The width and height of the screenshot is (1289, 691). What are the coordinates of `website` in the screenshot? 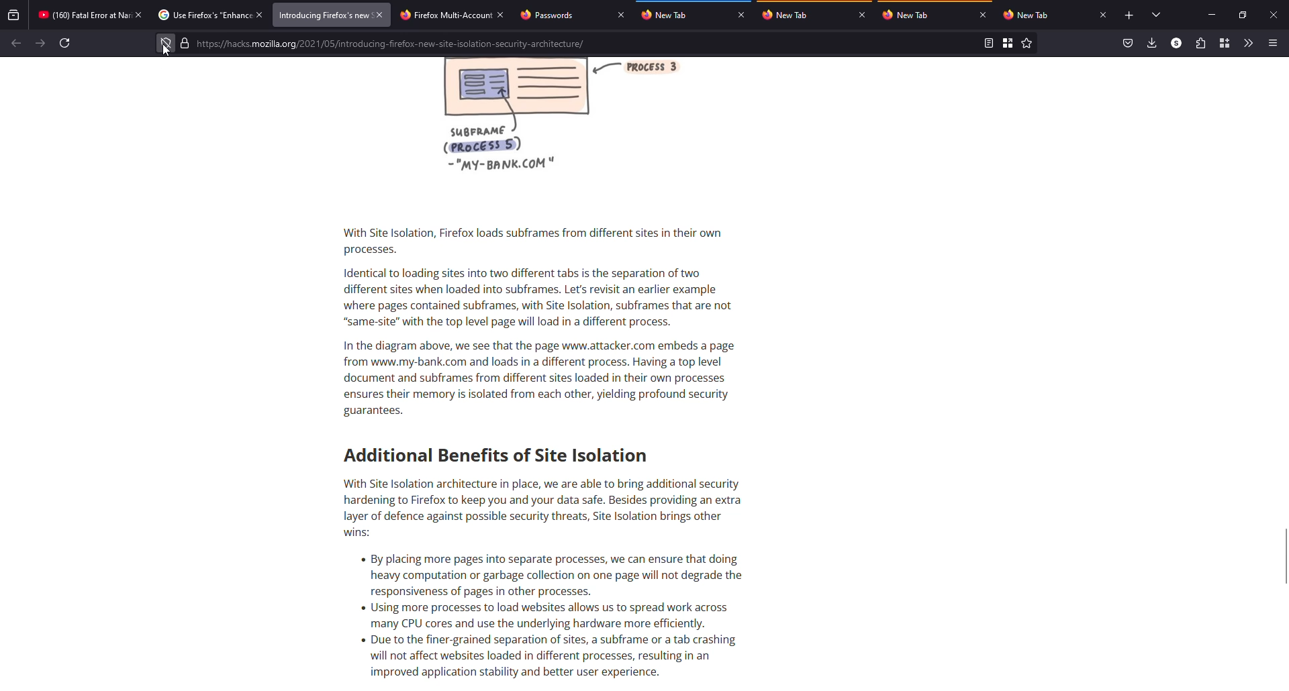 It's located at (393, 45).